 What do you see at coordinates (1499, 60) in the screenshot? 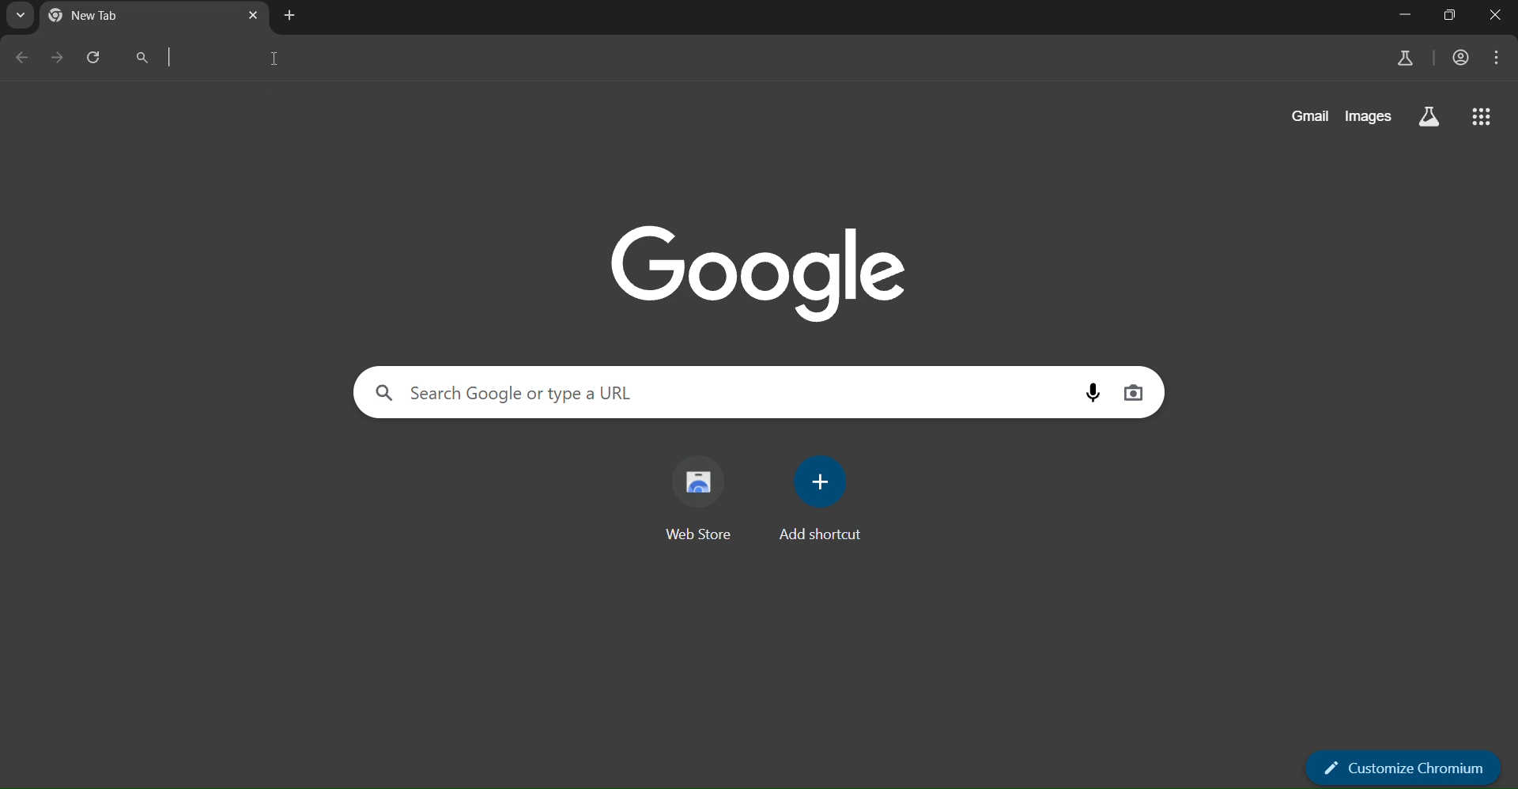
I see `menu` at bounding box center [1499, 60].